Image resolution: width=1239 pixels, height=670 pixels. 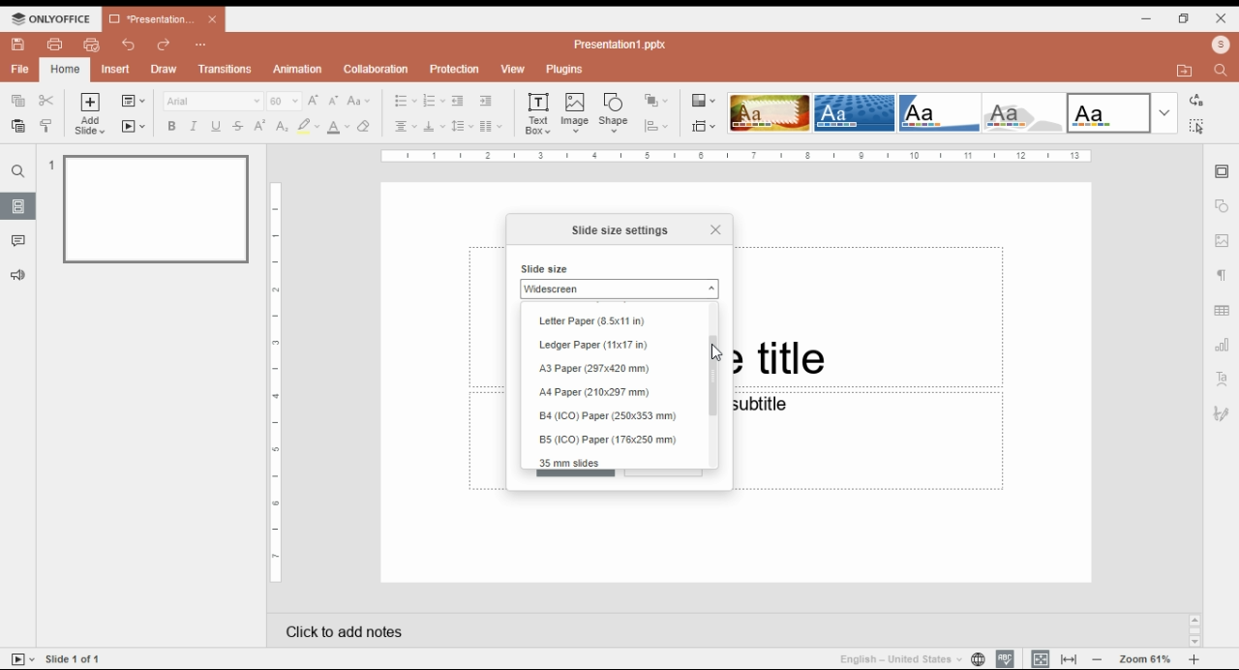 I want to click on B4 (ICO) Paper (250x353 mm), so click(x=613, y=417).